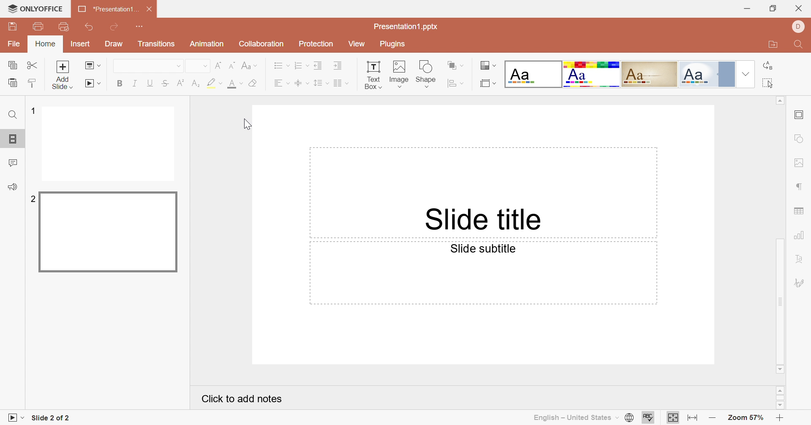 Image resolution: width=811 pixels, height=425 pixels. Describe the element at coordinates (768, 67) in the screenshot. I see `Replace` at that location.